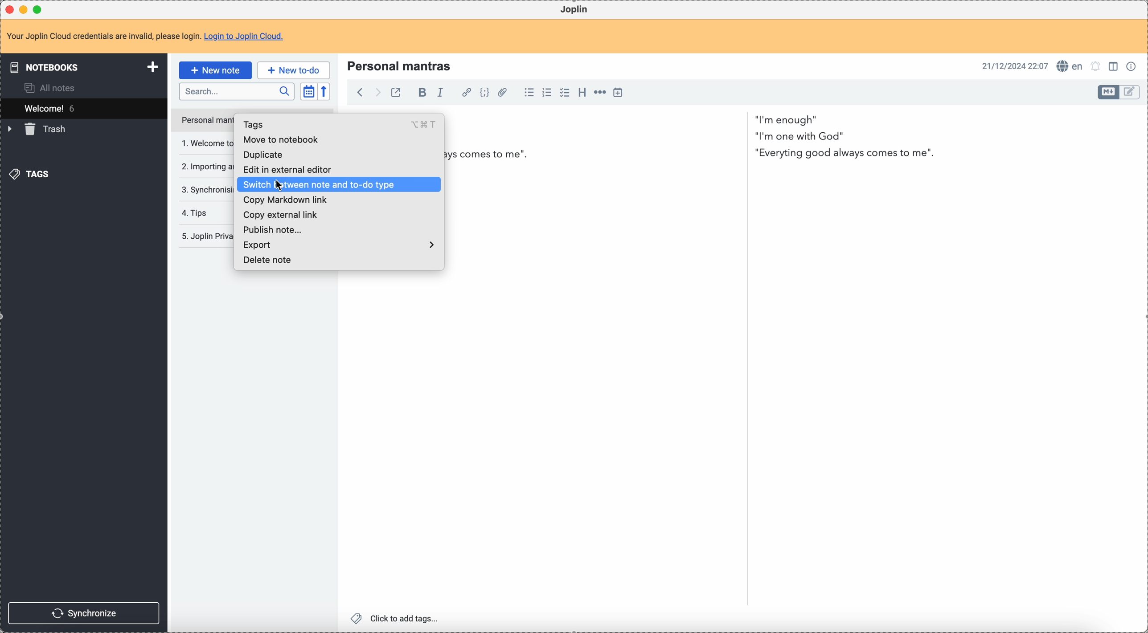 The height and width of the screenshot is (633, 1148). I want to click on date and hour, so click(1014, 66).